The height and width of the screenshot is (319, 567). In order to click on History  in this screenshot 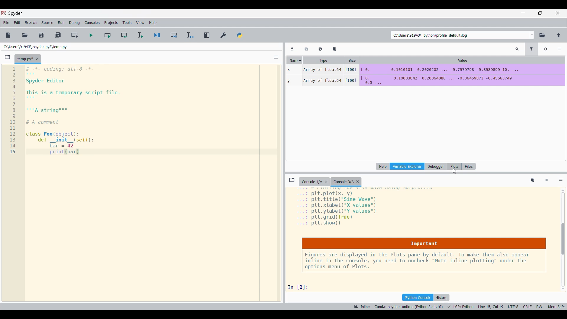, I will do `click(441, 297)`.